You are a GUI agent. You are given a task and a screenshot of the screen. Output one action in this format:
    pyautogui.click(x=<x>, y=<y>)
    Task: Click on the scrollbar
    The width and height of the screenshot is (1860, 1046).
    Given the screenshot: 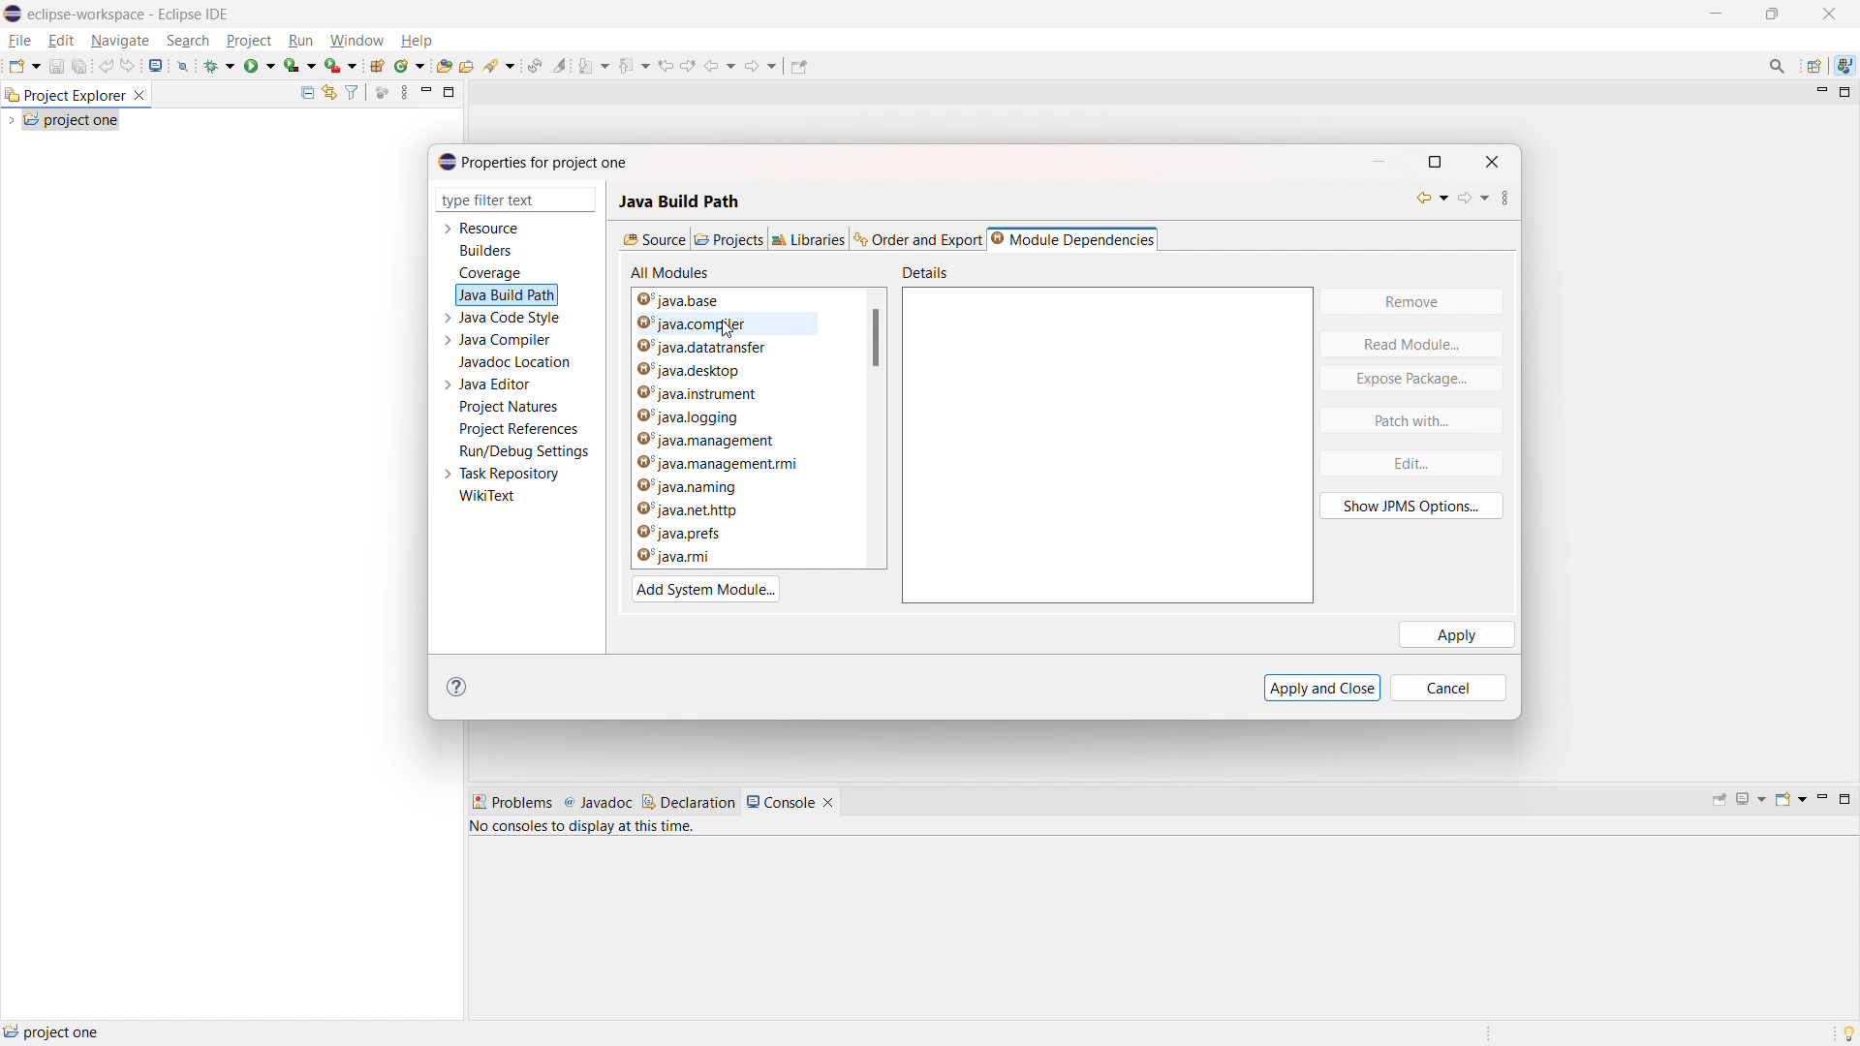 What is the action you would take?
    pyautogui.click(x=876, y=338)
    